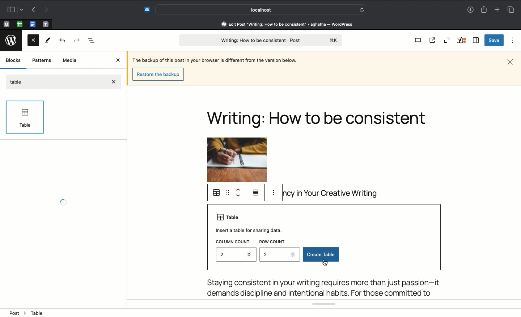 Image resolution: width=521 pixels, height=317 pixels. I want to click on Sidebar, so click(476, 40).